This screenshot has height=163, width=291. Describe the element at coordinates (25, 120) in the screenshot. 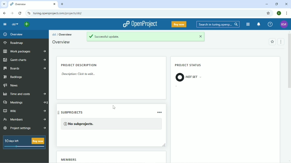

I see `Members` at that location.